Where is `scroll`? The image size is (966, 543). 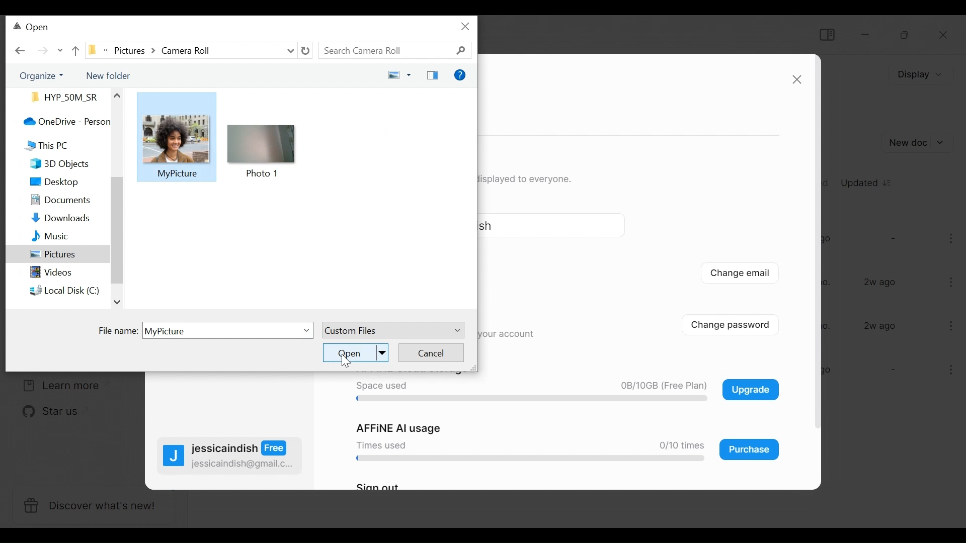
scroll is located at coordinates (117, 229).